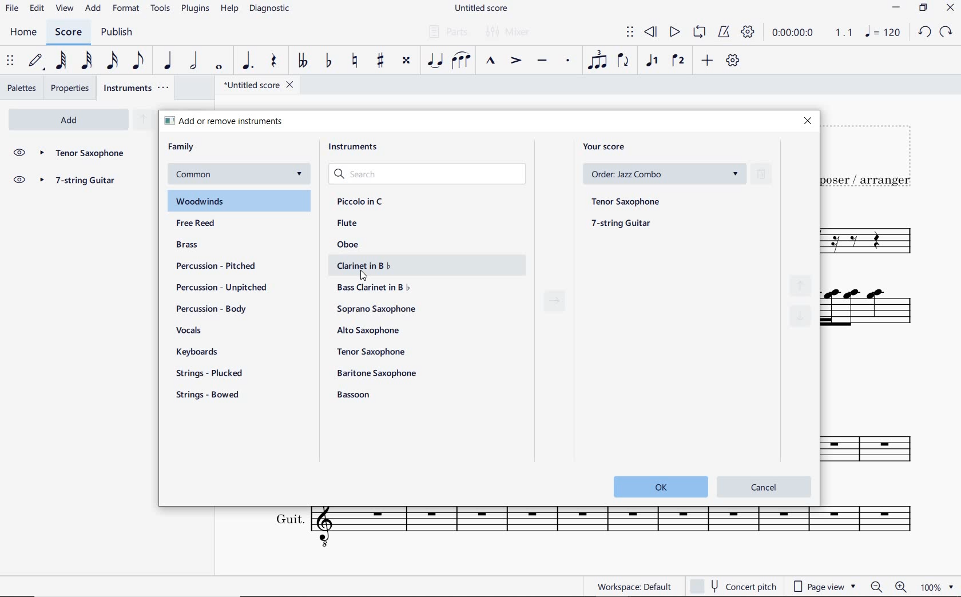 This screenshot has width=961, height=597. Describe the element at coordinates (421, 265) in the screenshot. I see `clarinet in b (selected)` at that location.